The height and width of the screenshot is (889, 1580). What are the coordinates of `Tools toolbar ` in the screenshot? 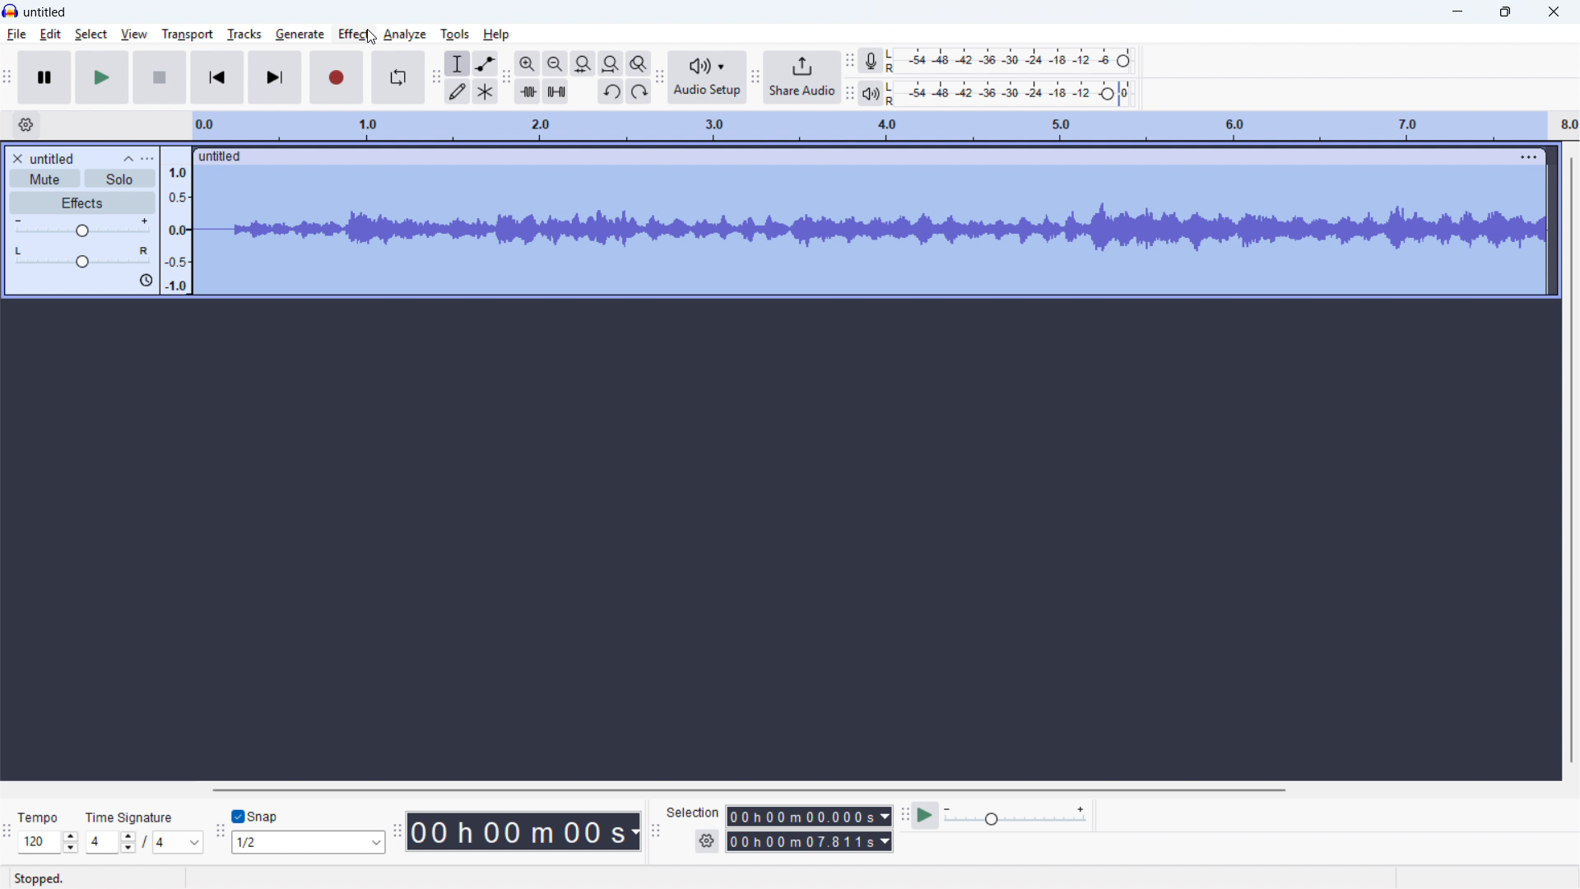 It's located at (435, 77).